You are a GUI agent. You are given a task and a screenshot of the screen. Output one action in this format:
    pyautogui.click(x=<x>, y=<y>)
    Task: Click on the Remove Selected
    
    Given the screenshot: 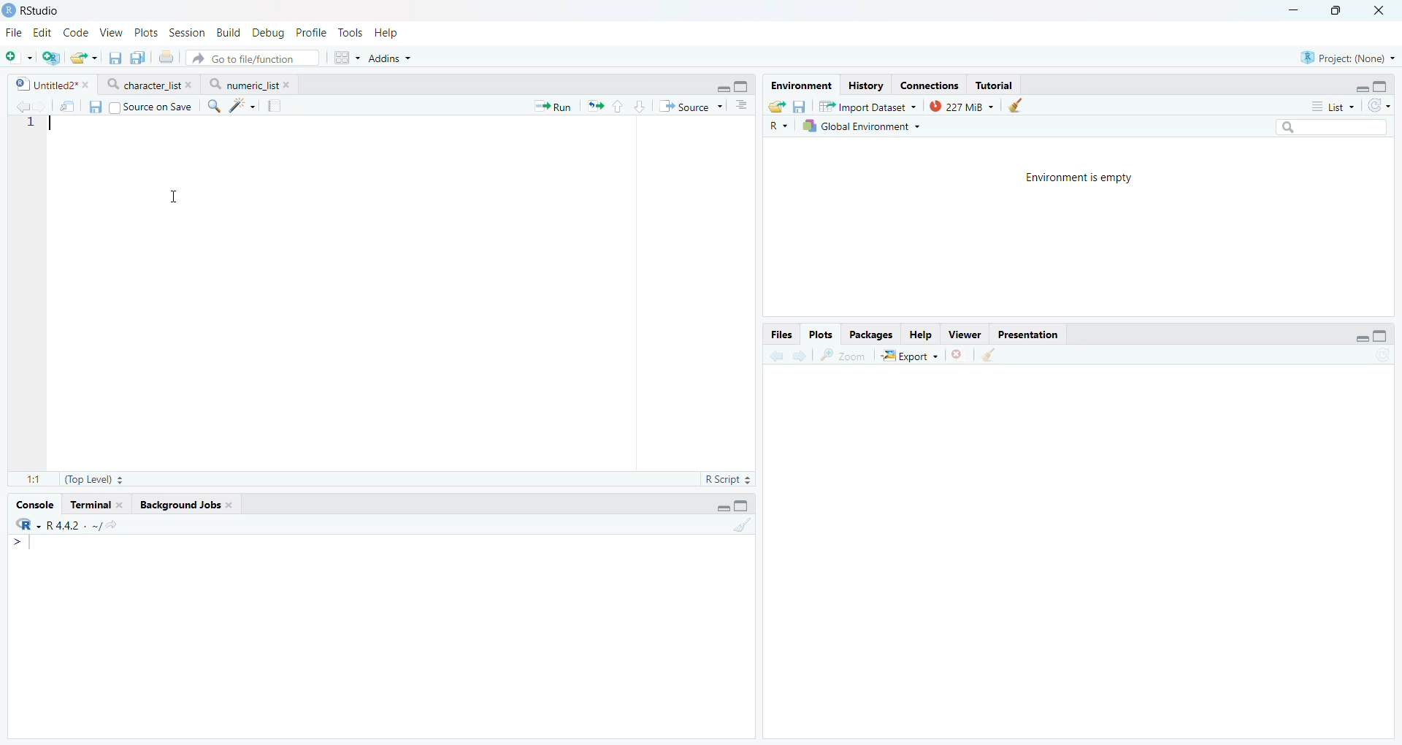 What is the action you would take?
    pyautogui.click(x=961, y=354)
    